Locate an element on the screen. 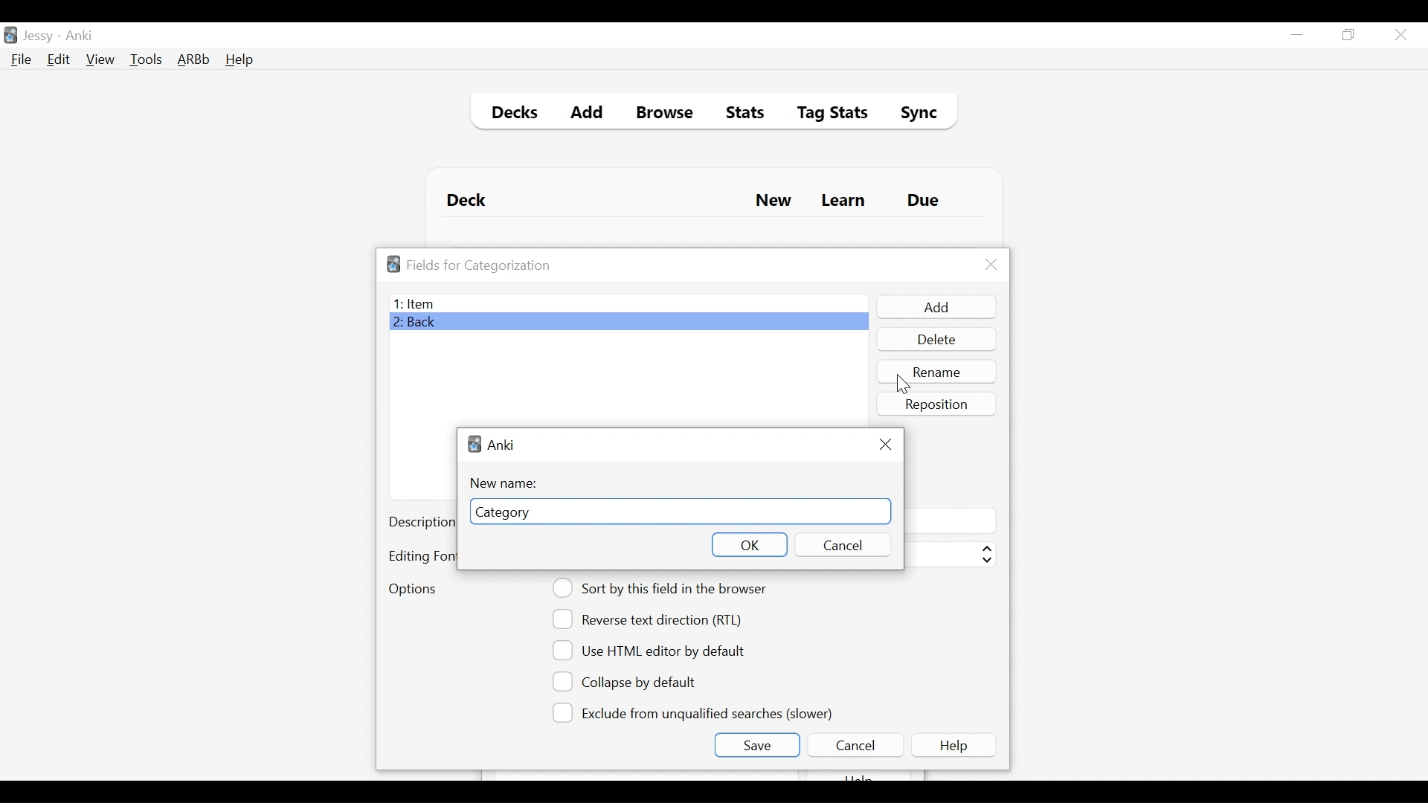  Restore is located at coordinates (1349, 36).